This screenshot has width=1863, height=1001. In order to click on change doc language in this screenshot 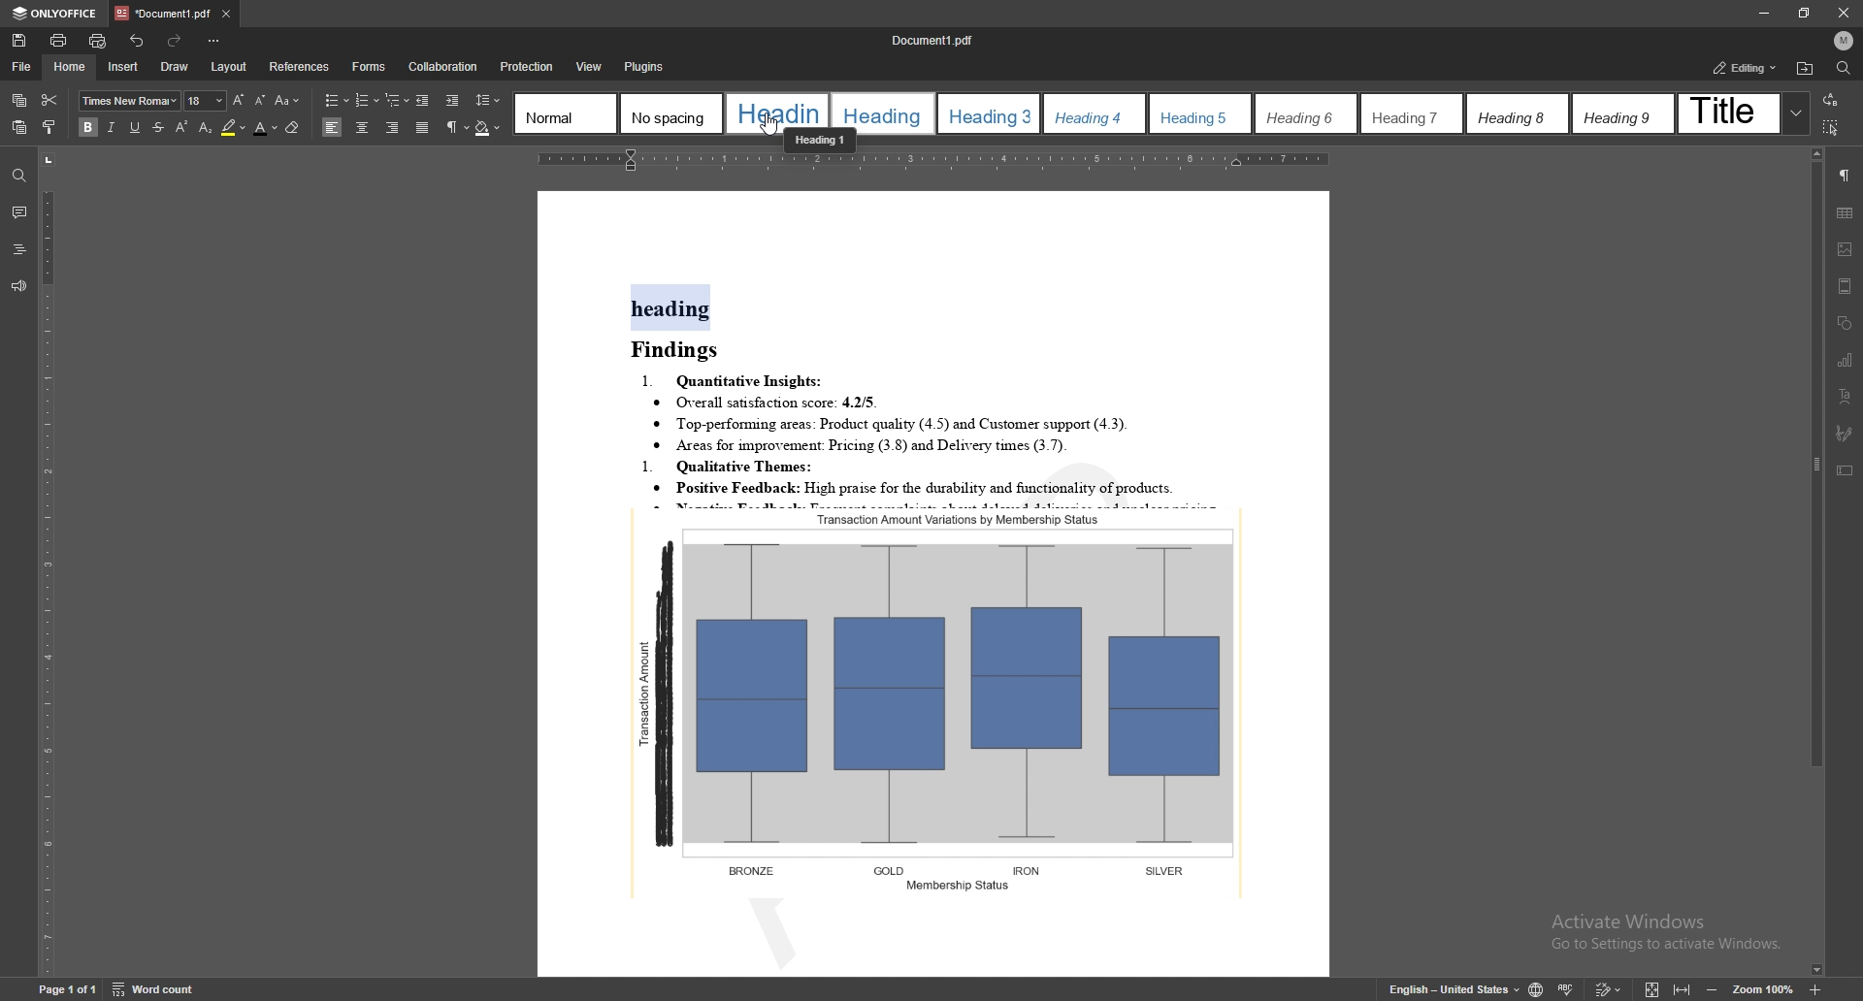, I will do `click(1535, 988)`.